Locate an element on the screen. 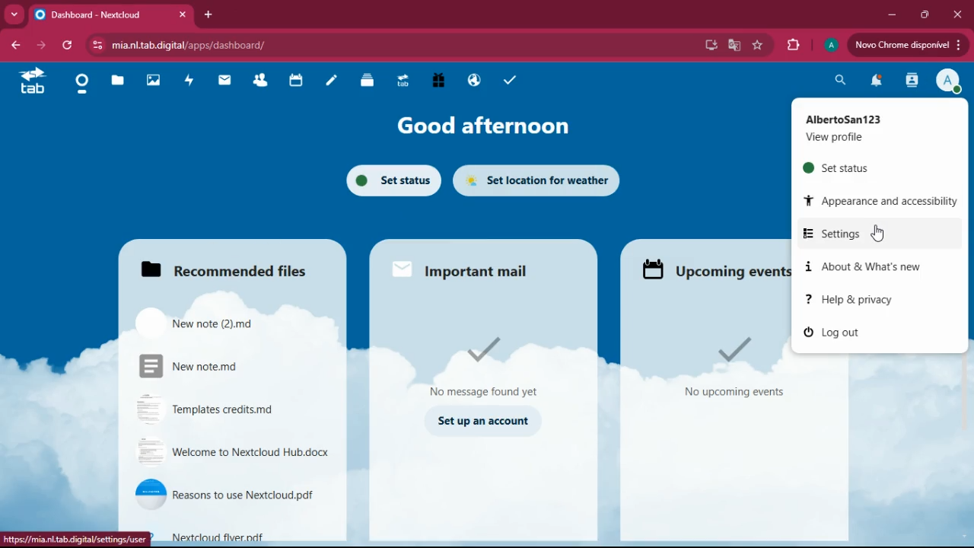 The image size is (974, 548). home is located at coordinates (83, 85).